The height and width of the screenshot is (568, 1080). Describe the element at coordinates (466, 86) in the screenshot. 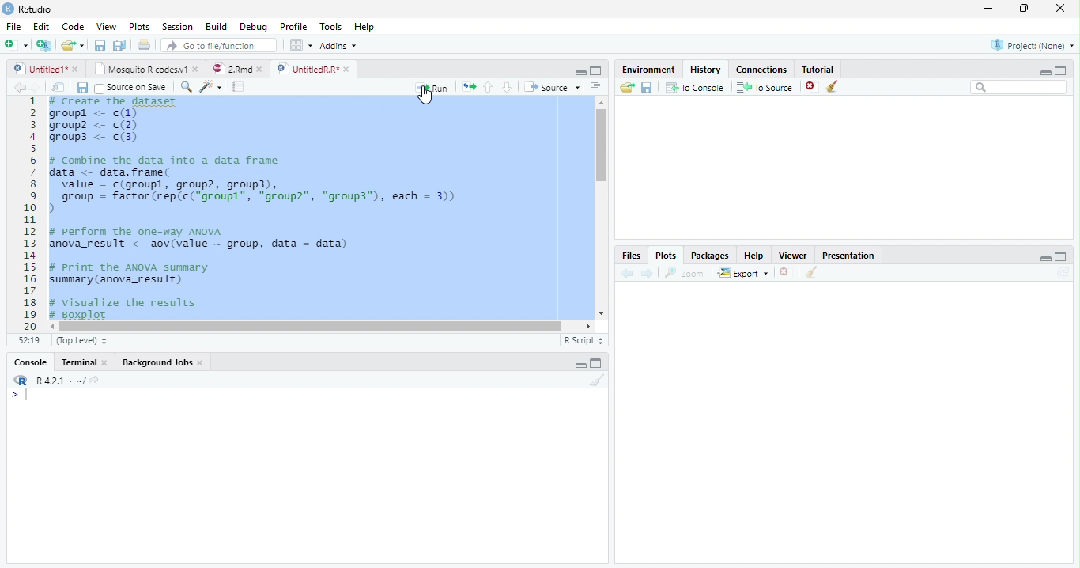

I see `Copy pages` at that location.